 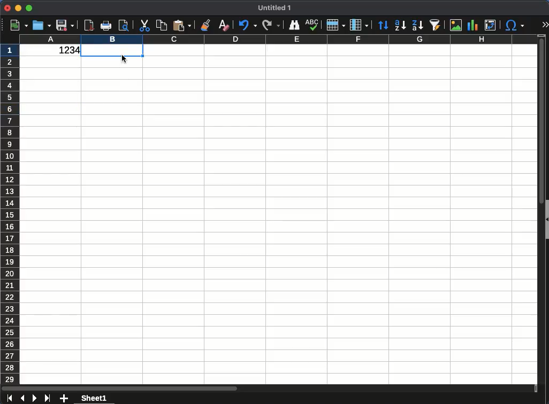 I want to click on save, so click(x=65, y=25).